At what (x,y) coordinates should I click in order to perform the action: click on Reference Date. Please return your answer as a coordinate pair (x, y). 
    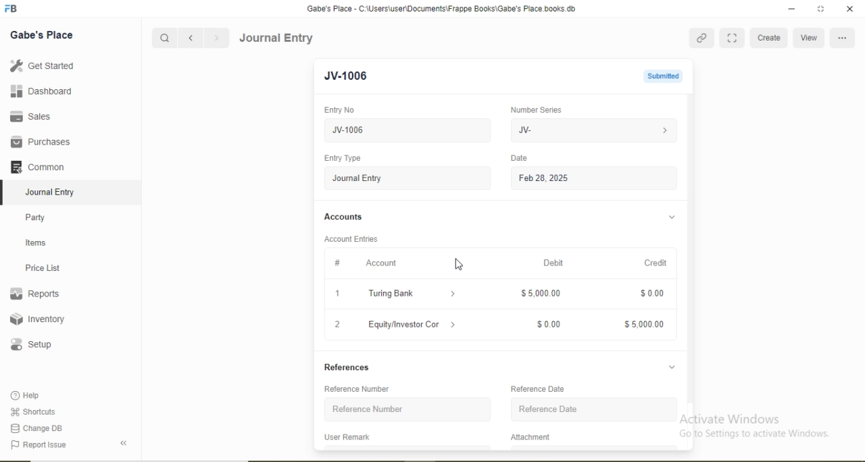
    Looking at the image, I should click on (537, 389).